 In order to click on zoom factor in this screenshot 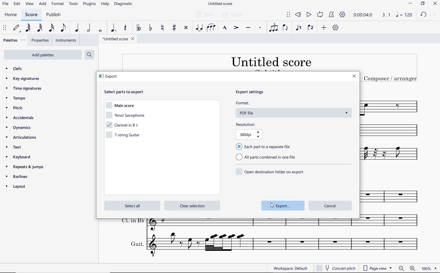, I will do `click(428, 268)`.